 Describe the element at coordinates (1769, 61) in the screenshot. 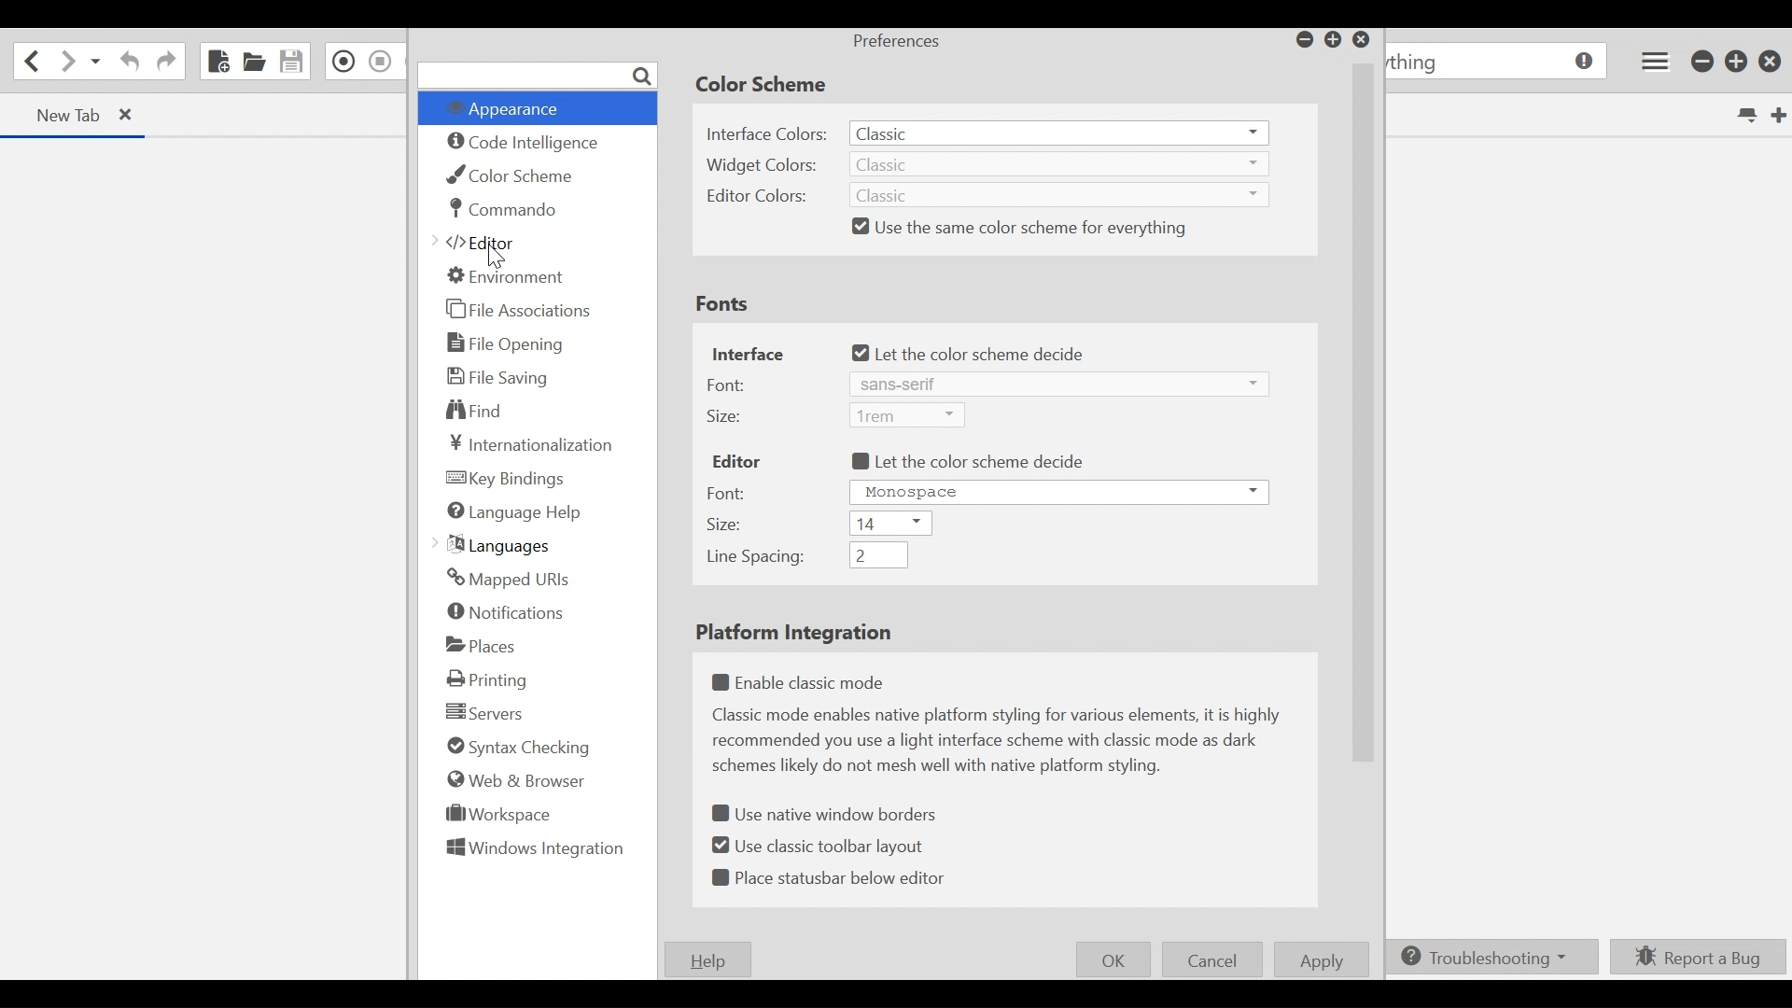

I see `Close` at that location.